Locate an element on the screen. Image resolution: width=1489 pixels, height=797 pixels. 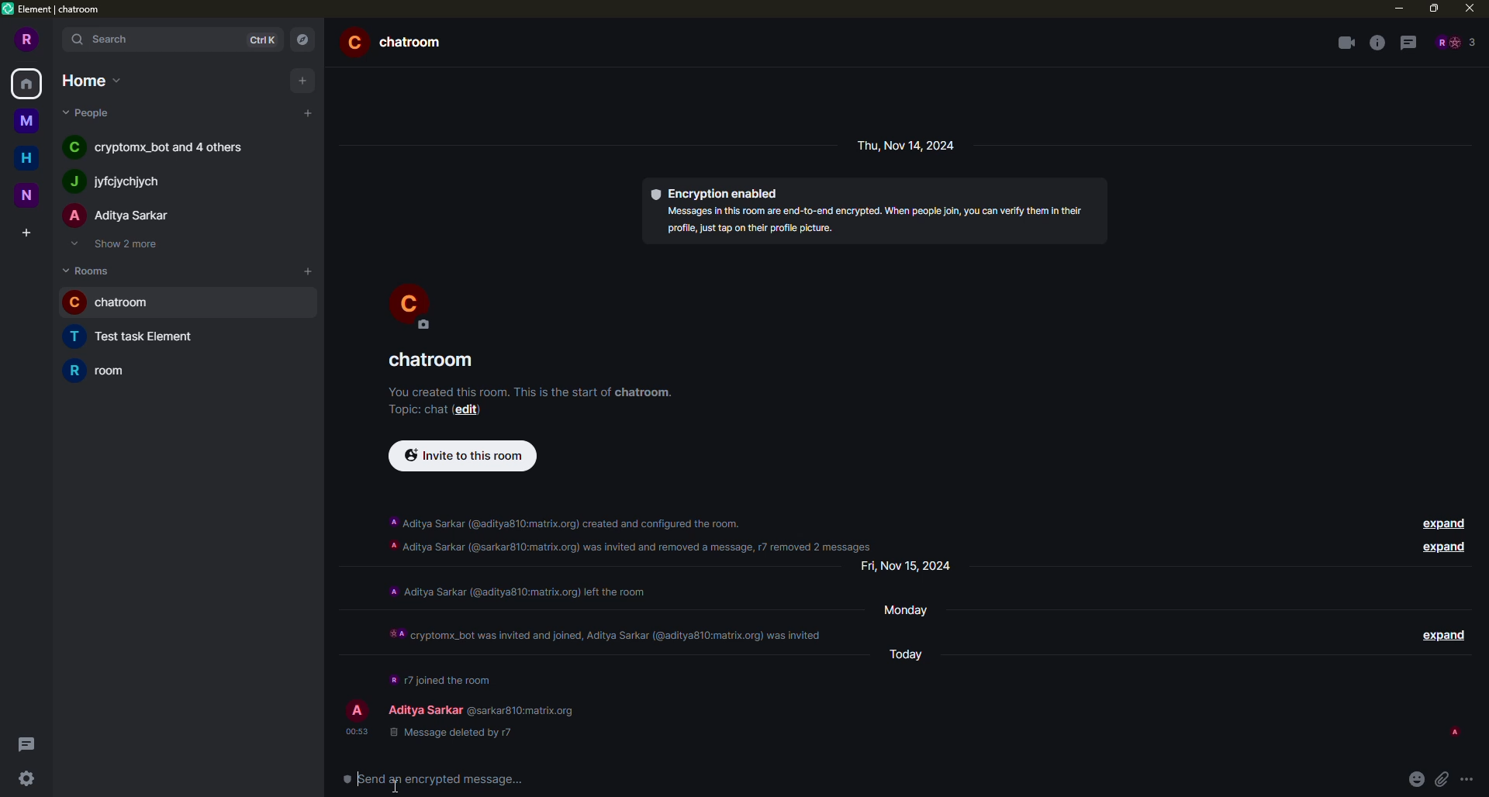
type is located at coordinates (440, 781).